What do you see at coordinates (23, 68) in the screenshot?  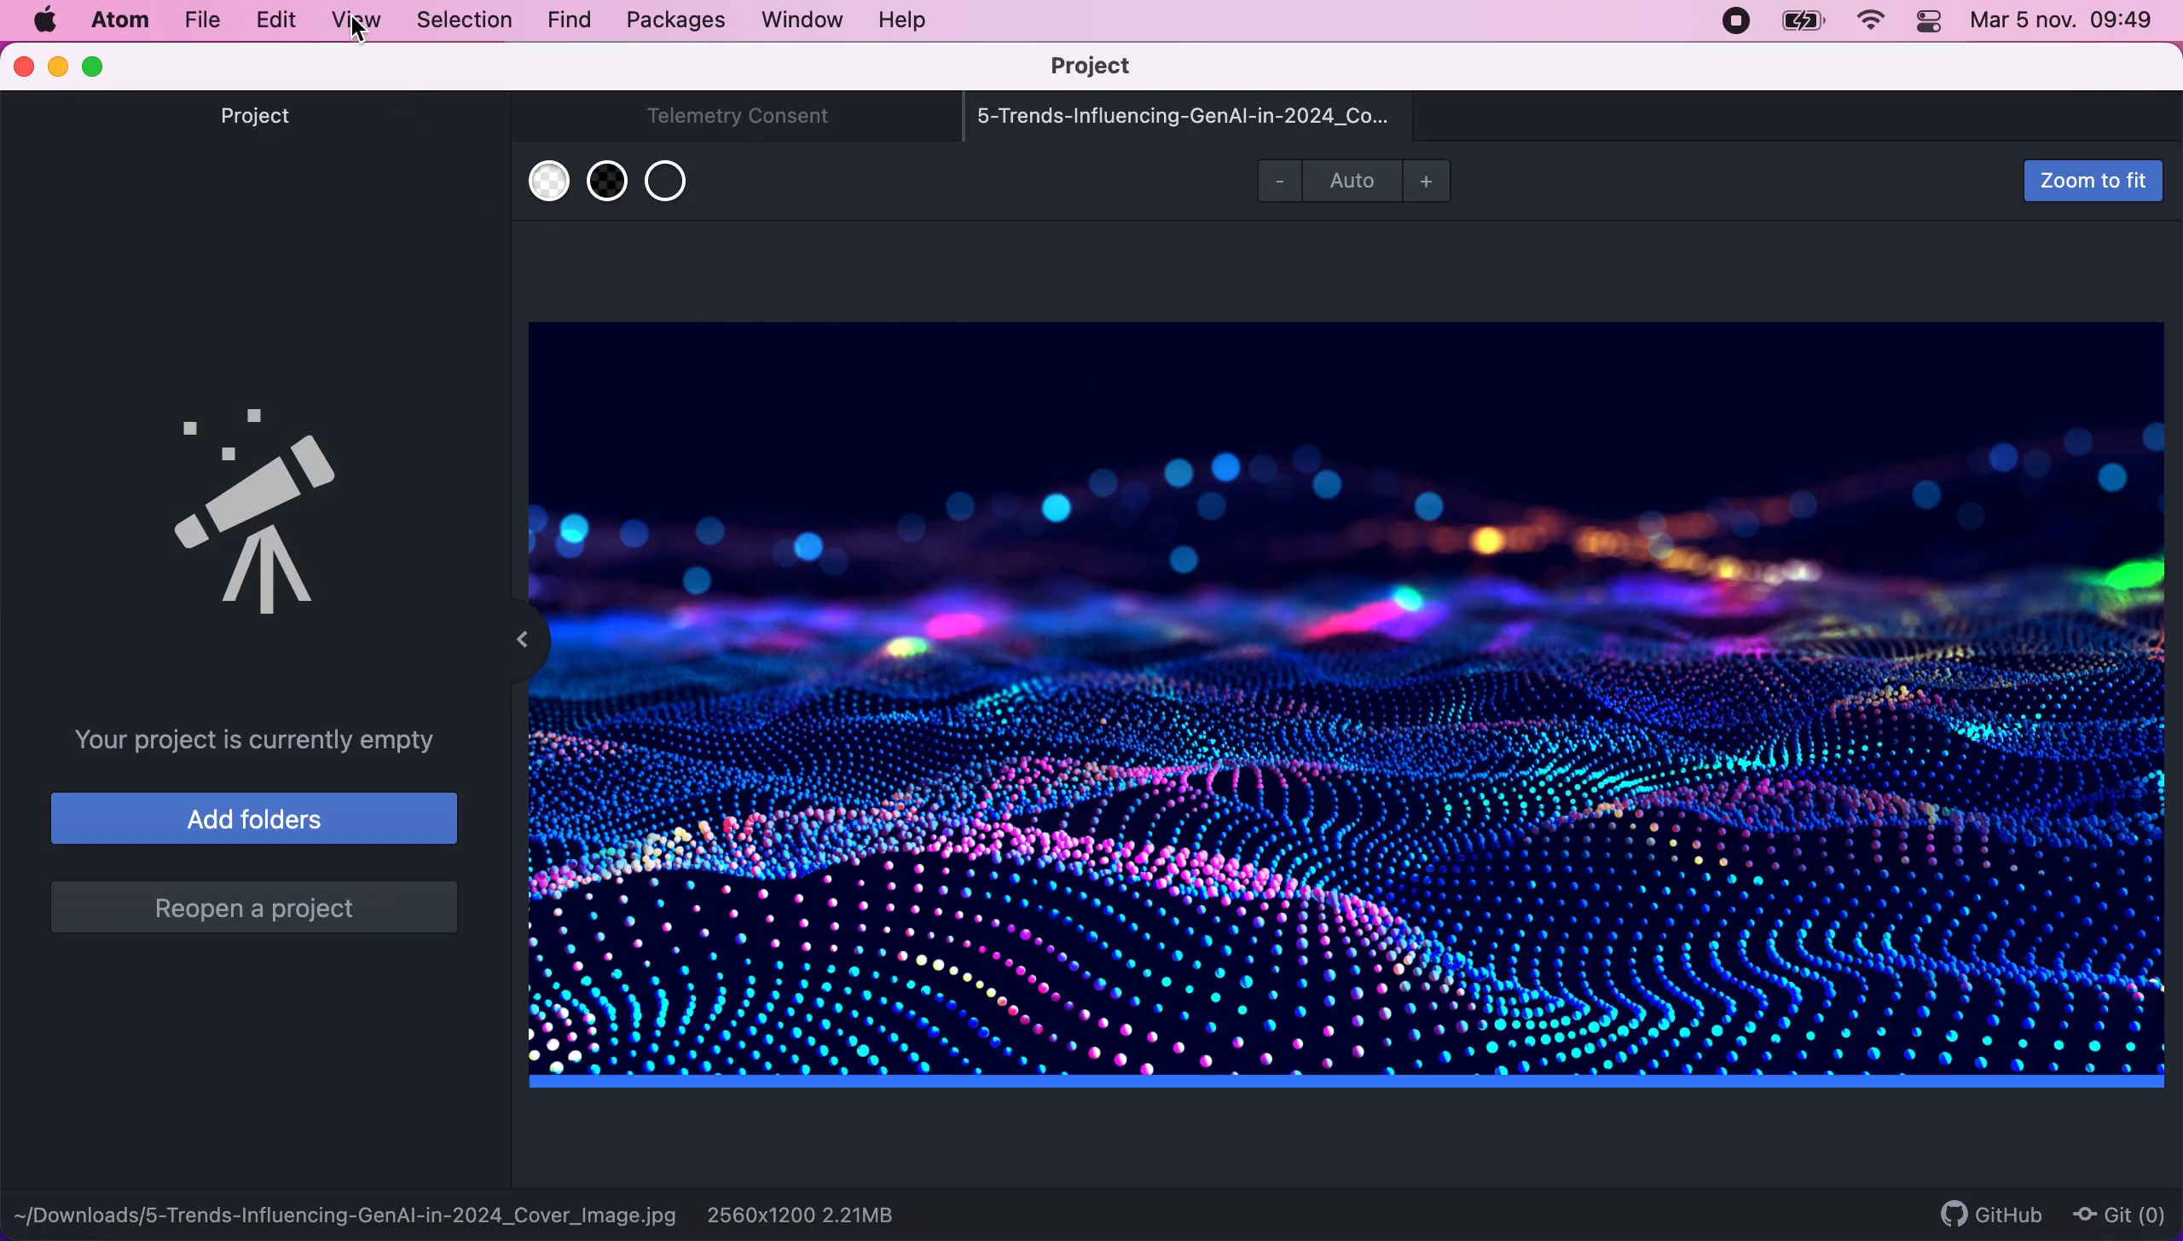 I see `close` at bounding box center [23, 68].